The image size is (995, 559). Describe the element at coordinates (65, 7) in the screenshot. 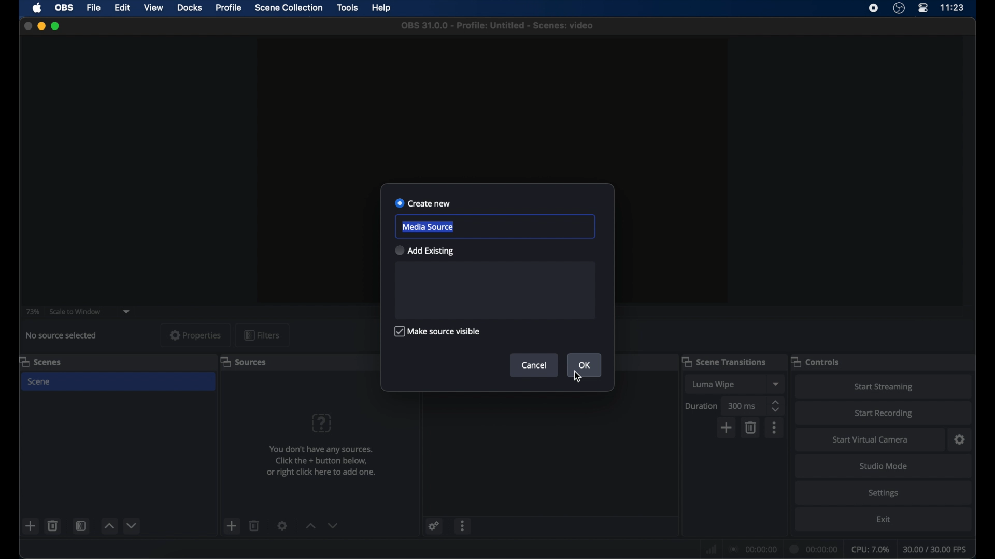

I see `obs` at that location.